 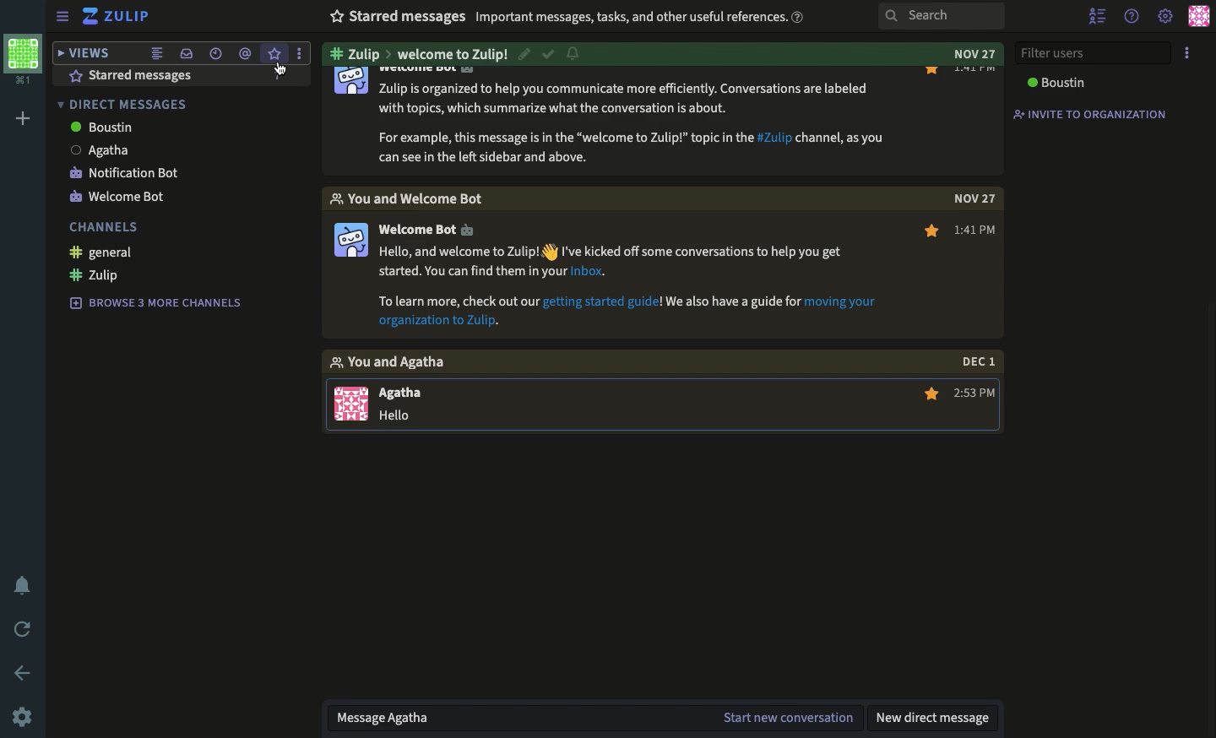 What do you see at coordinates (937, 717) in the screenshot?
I see `new dm` at bounding box center [937, 717].